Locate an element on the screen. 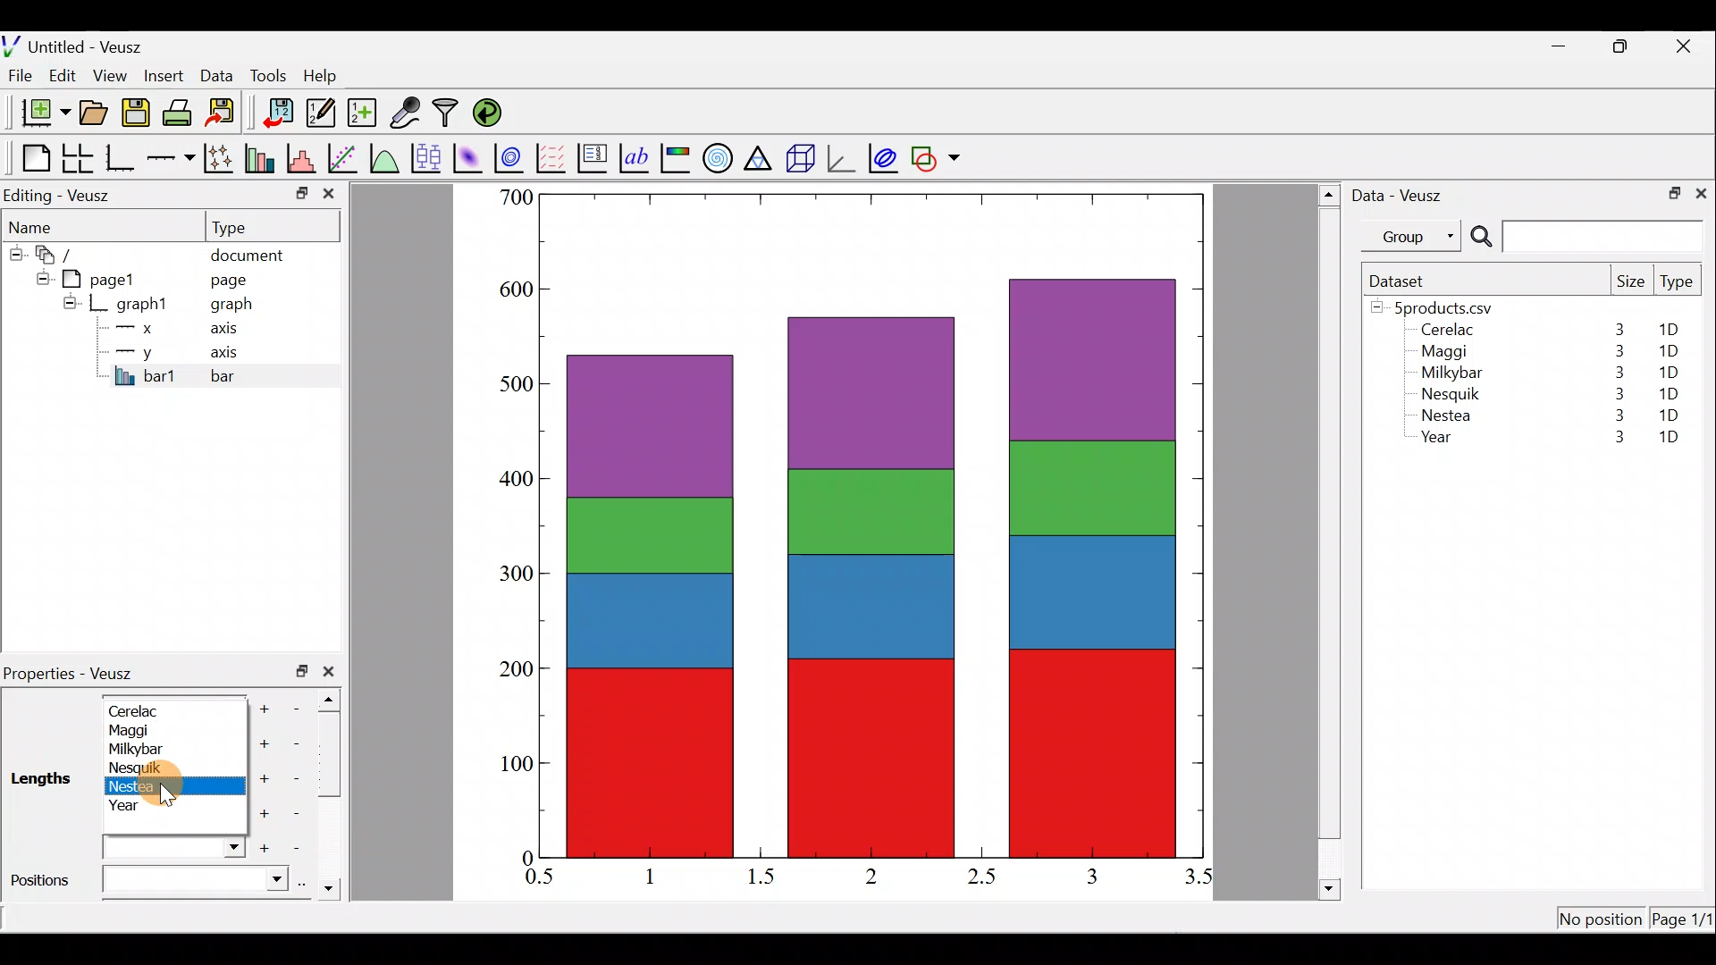 This screenshot has height=965, width=1716. close is located at coordinates (329, 197).